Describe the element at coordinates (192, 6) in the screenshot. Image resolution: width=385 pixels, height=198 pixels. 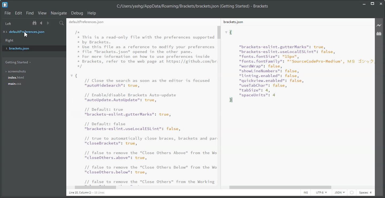
I see `Text` at that location.